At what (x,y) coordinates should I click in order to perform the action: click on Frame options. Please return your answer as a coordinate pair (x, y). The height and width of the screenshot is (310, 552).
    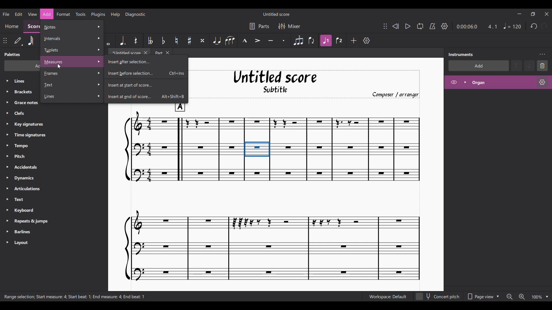
    Looking at the image, I should click on (72, 73).